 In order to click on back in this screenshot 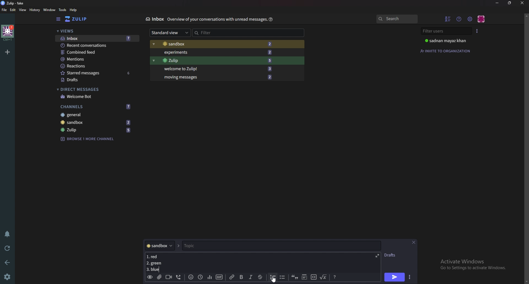, I will do `click(9, 262)`.